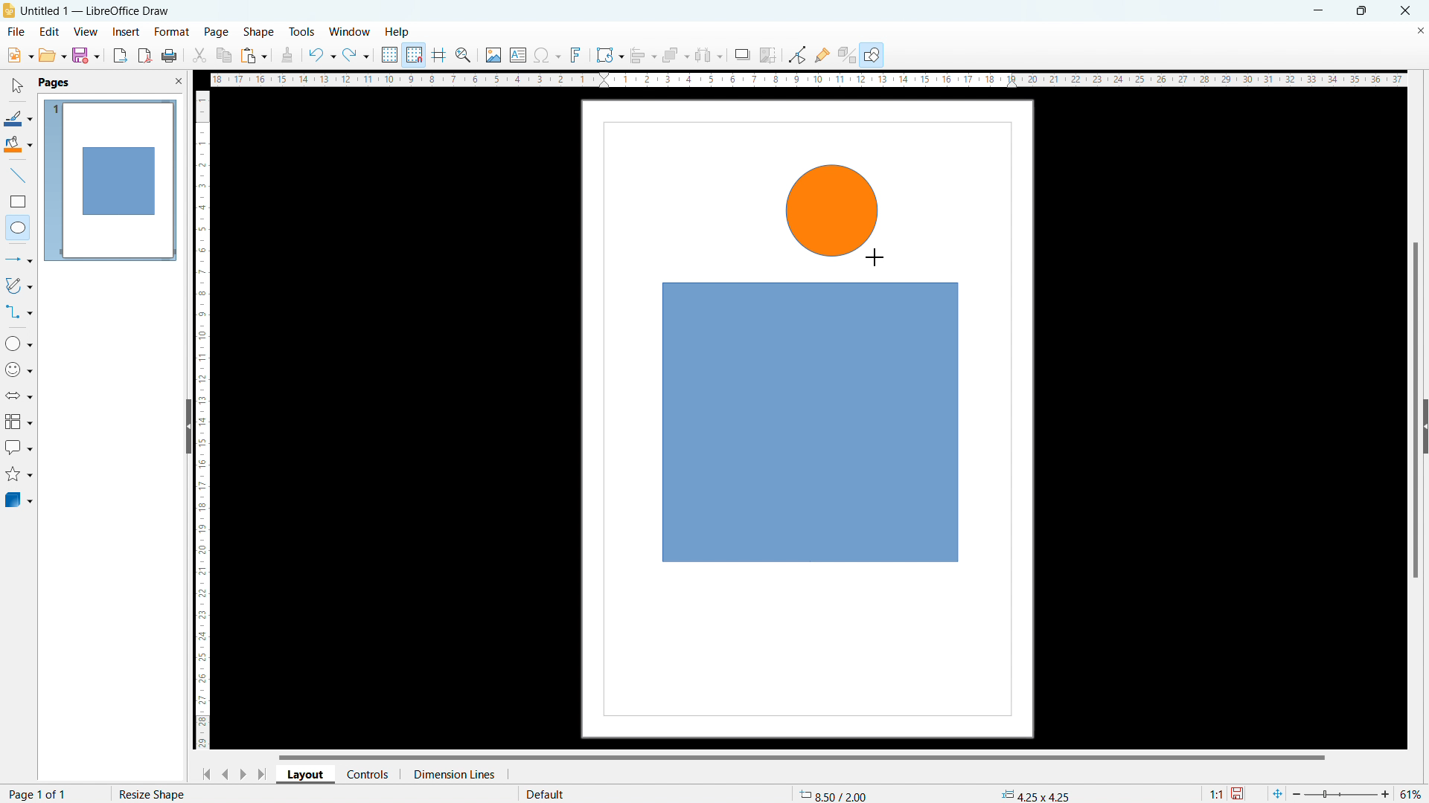  I want to click on controls, so click(369, 773).